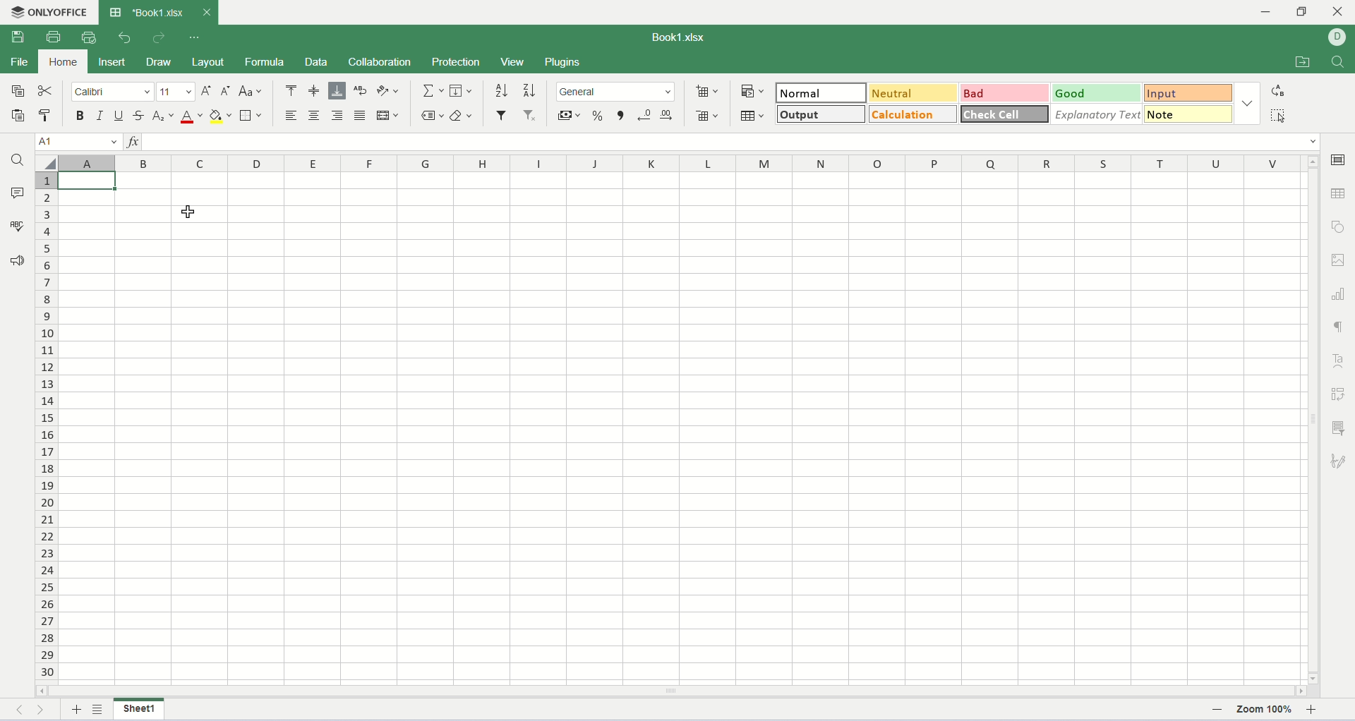 The image size is (1355, 721). Describe the element at coordinates (644, 114) in the screenshot. I see `decrease decimal` at that location.